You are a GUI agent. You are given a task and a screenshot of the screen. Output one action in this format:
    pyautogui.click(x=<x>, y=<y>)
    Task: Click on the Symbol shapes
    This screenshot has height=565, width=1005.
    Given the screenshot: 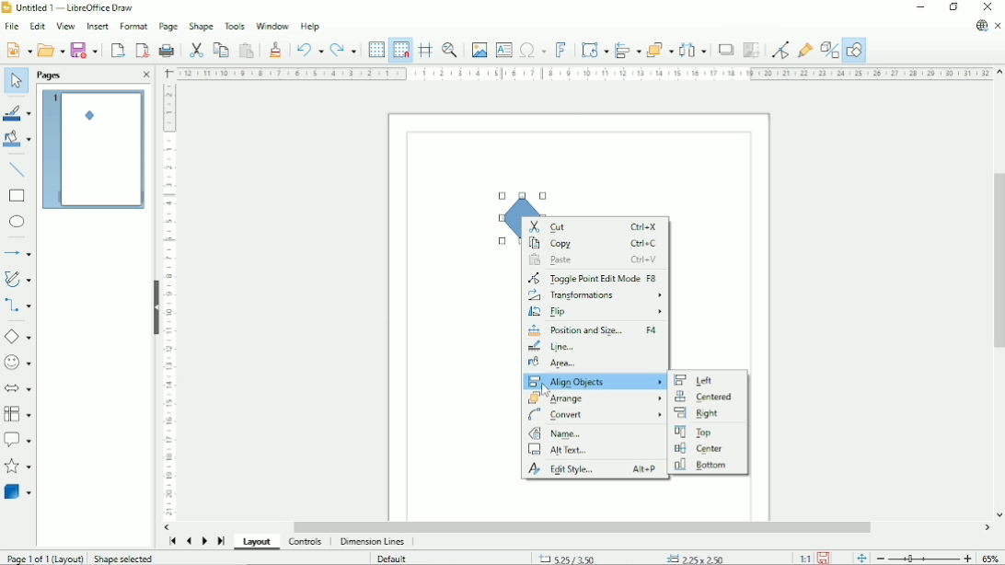 What is the action you would take?
    pyautogui.click(x=18, y=362)
    